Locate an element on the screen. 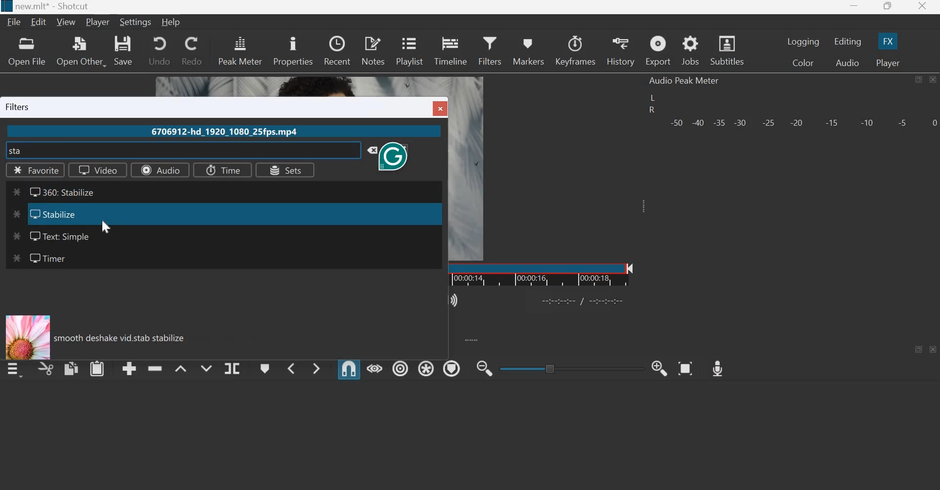 The width and height of the screenshot is (940, 490). Help is located at coordinates (171, 23).